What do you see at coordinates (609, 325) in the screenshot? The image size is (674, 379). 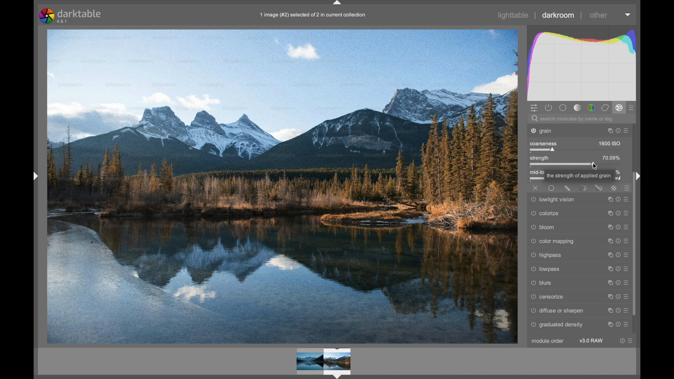 I see `instance` at bounding box center [609, 325].